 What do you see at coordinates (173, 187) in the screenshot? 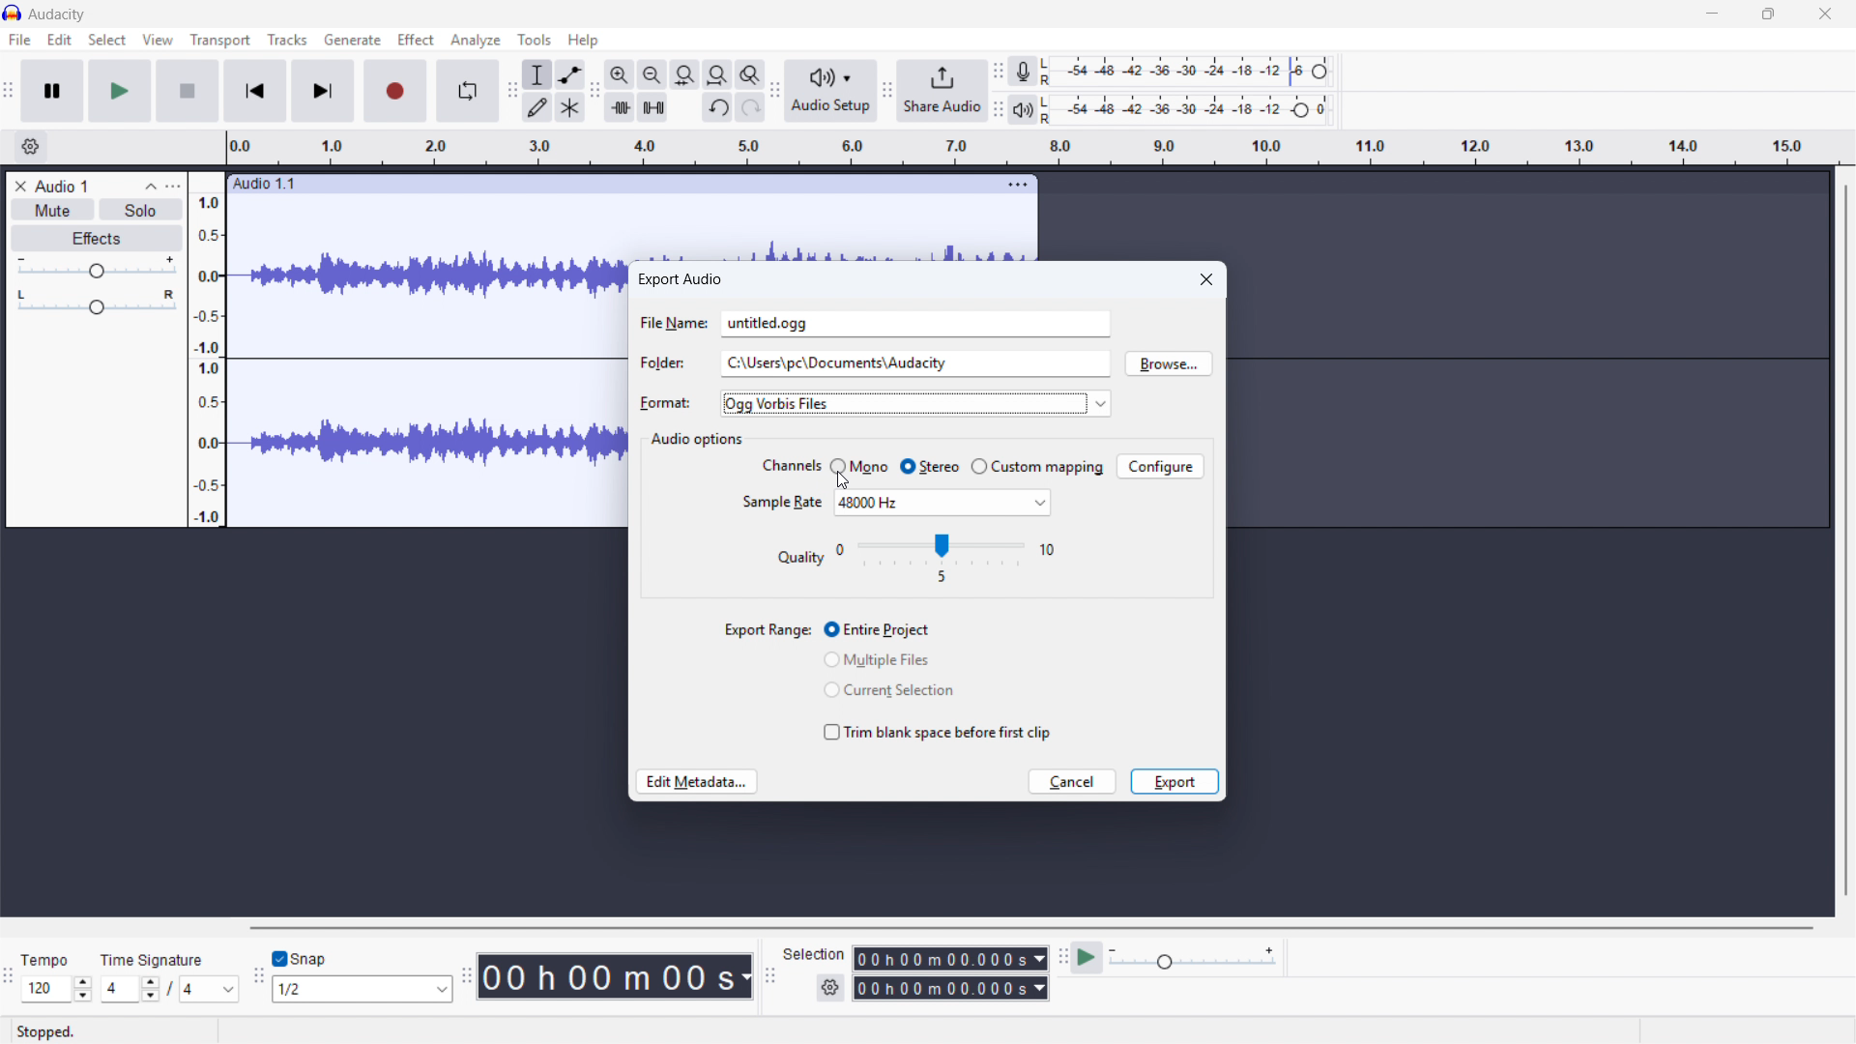
I see `Track control panel menu ` at bounding box center [173, 187].